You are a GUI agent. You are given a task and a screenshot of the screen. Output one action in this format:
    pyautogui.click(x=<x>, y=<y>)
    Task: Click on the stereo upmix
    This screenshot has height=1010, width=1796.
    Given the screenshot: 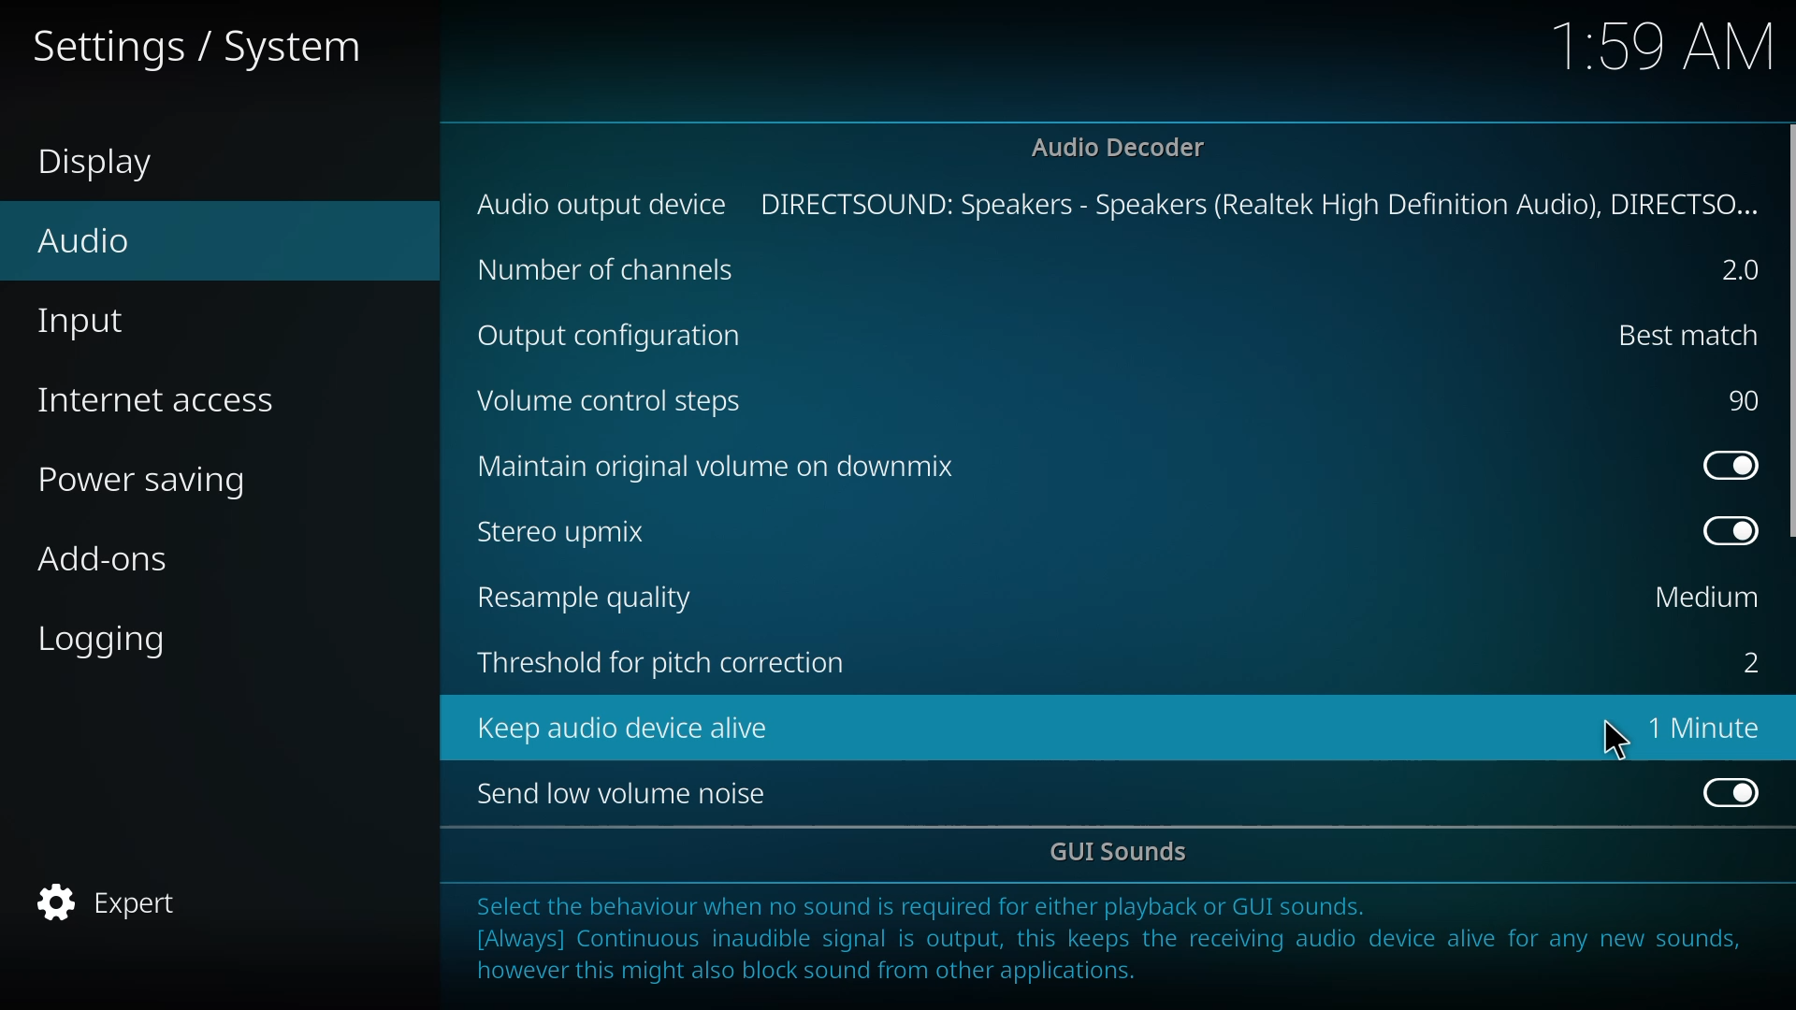 What is the action you would take?
    pyautogui.click(x=573, y=530)
    